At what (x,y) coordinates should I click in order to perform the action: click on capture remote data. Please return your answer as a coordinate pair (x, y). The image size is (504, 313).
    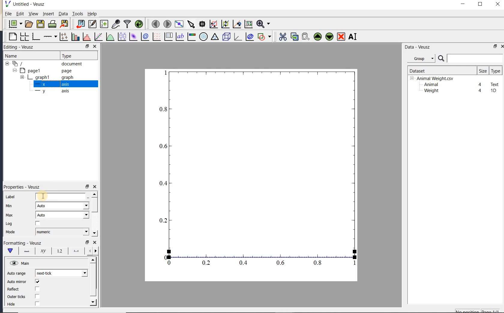
    Looking at the image, I should click on (116, 24).